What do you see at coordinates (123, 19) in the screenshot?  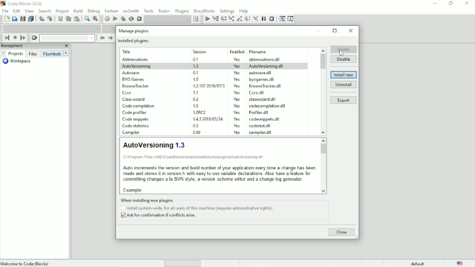 I see `Build and run` at bounding box center [123, 19].